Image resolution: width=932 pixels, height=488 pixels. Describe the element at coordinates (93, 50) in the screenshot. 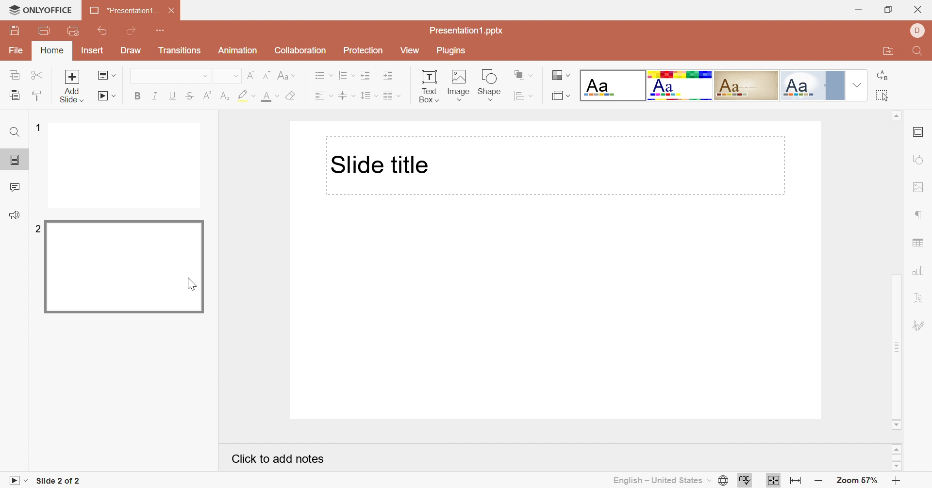

I see `Insert` at that location.